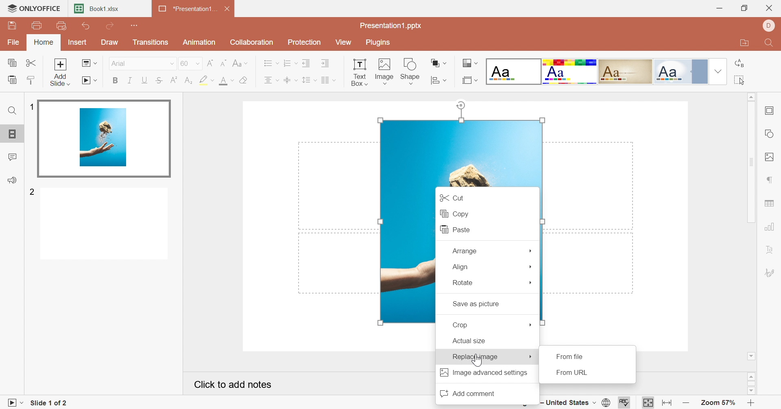  Describe the element at coordinates (648, 402) in the screenshot. I see `Fit to slide` at that location.